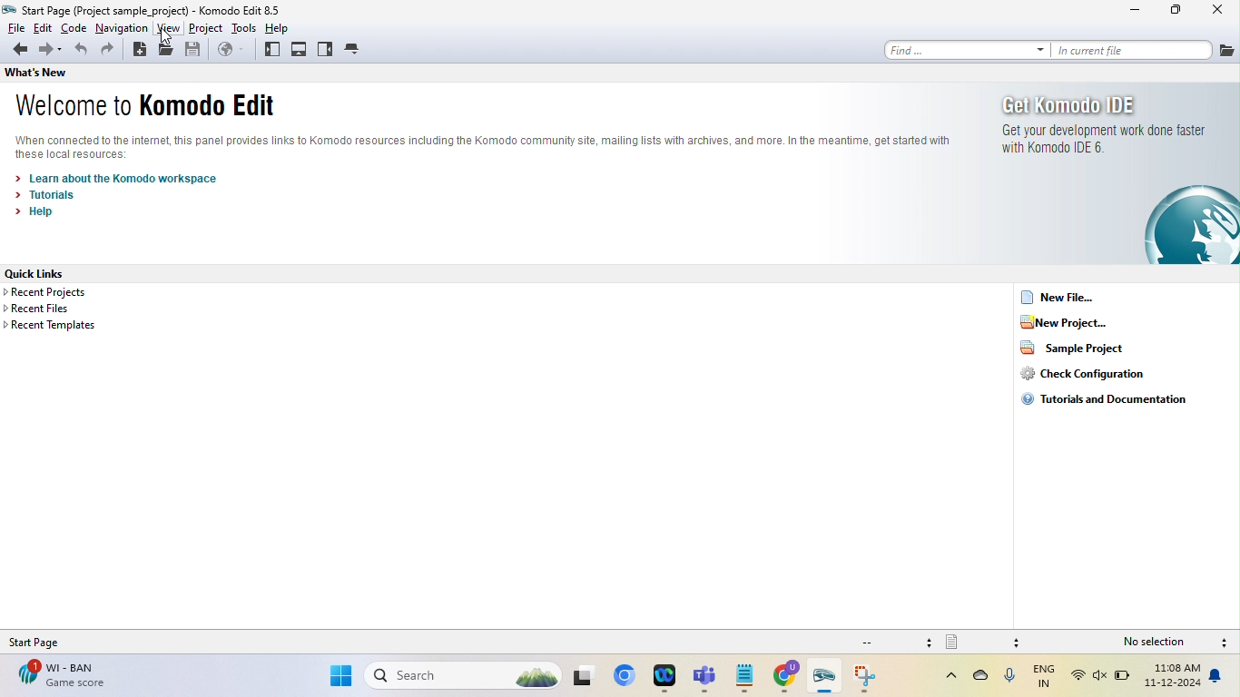 The height and width of the screenshot is (697, 1240). Describe the element at coordinates (54, 194) in the screenshot. I see `tutorials` at that location.